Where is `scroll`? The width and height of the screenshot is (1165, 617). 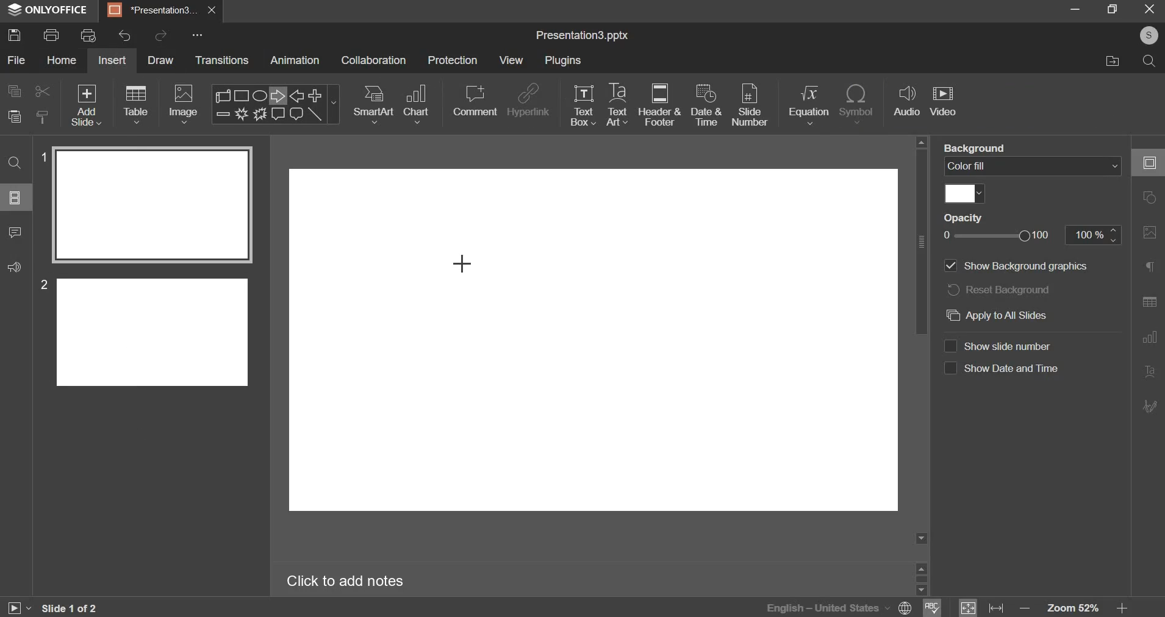 scroll is located at coordinates (224, 95).